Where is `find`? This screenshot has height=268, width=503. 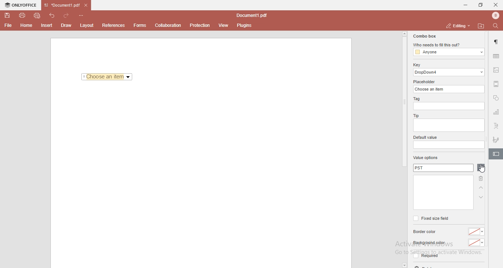 find is located at coordinates (497, 25).